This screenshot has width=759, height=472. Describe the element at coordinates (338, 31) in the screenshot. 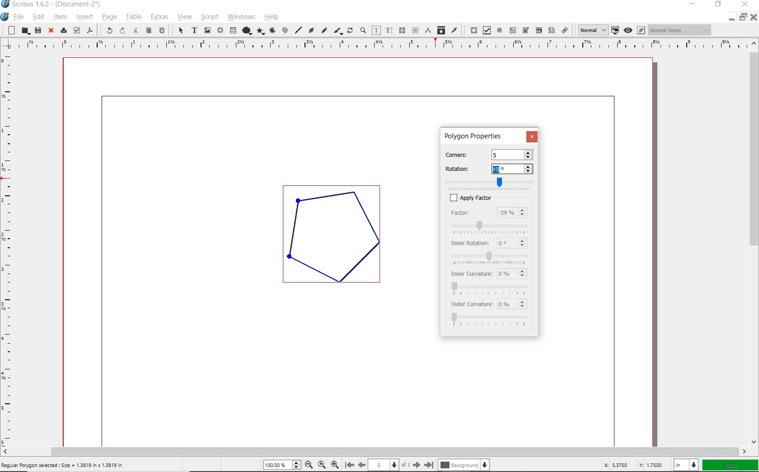

I see `calligraphic line` at that location.